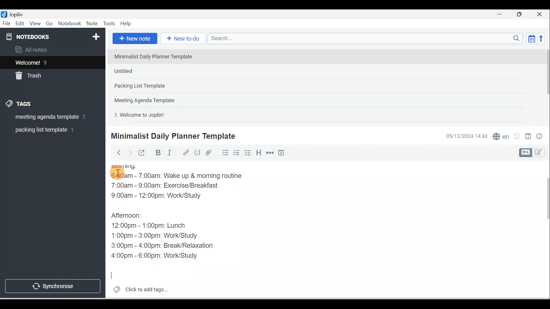 This screenshot has width=550, height=309. I want to click on Scroll bar, so click(545, 85).